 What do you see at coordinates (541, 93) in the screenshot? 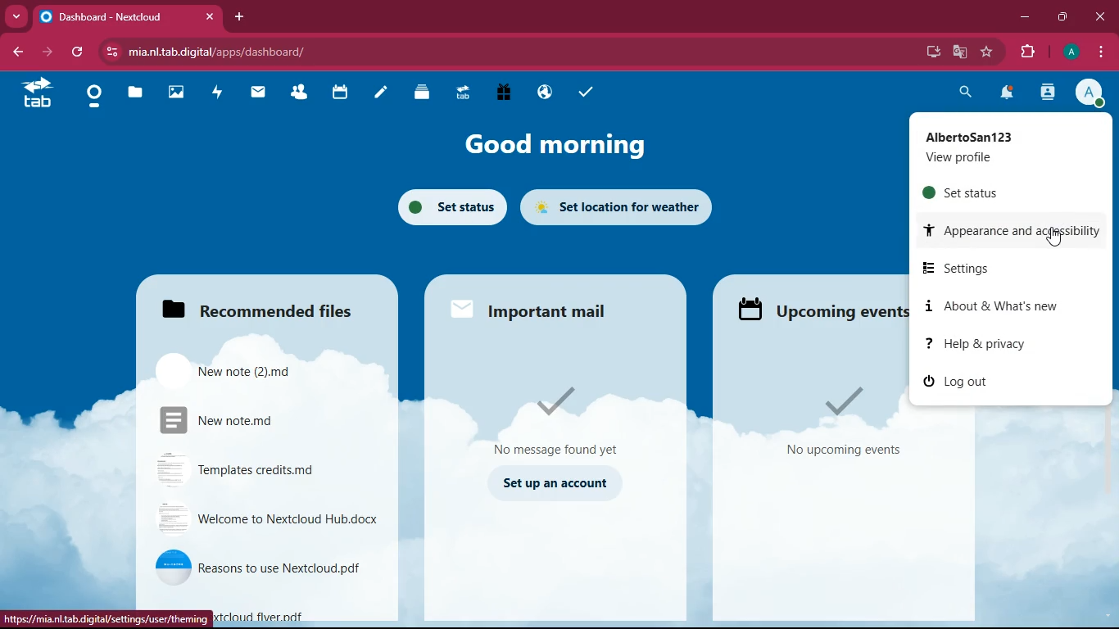
I see `public` at bounding box center [541, 93].